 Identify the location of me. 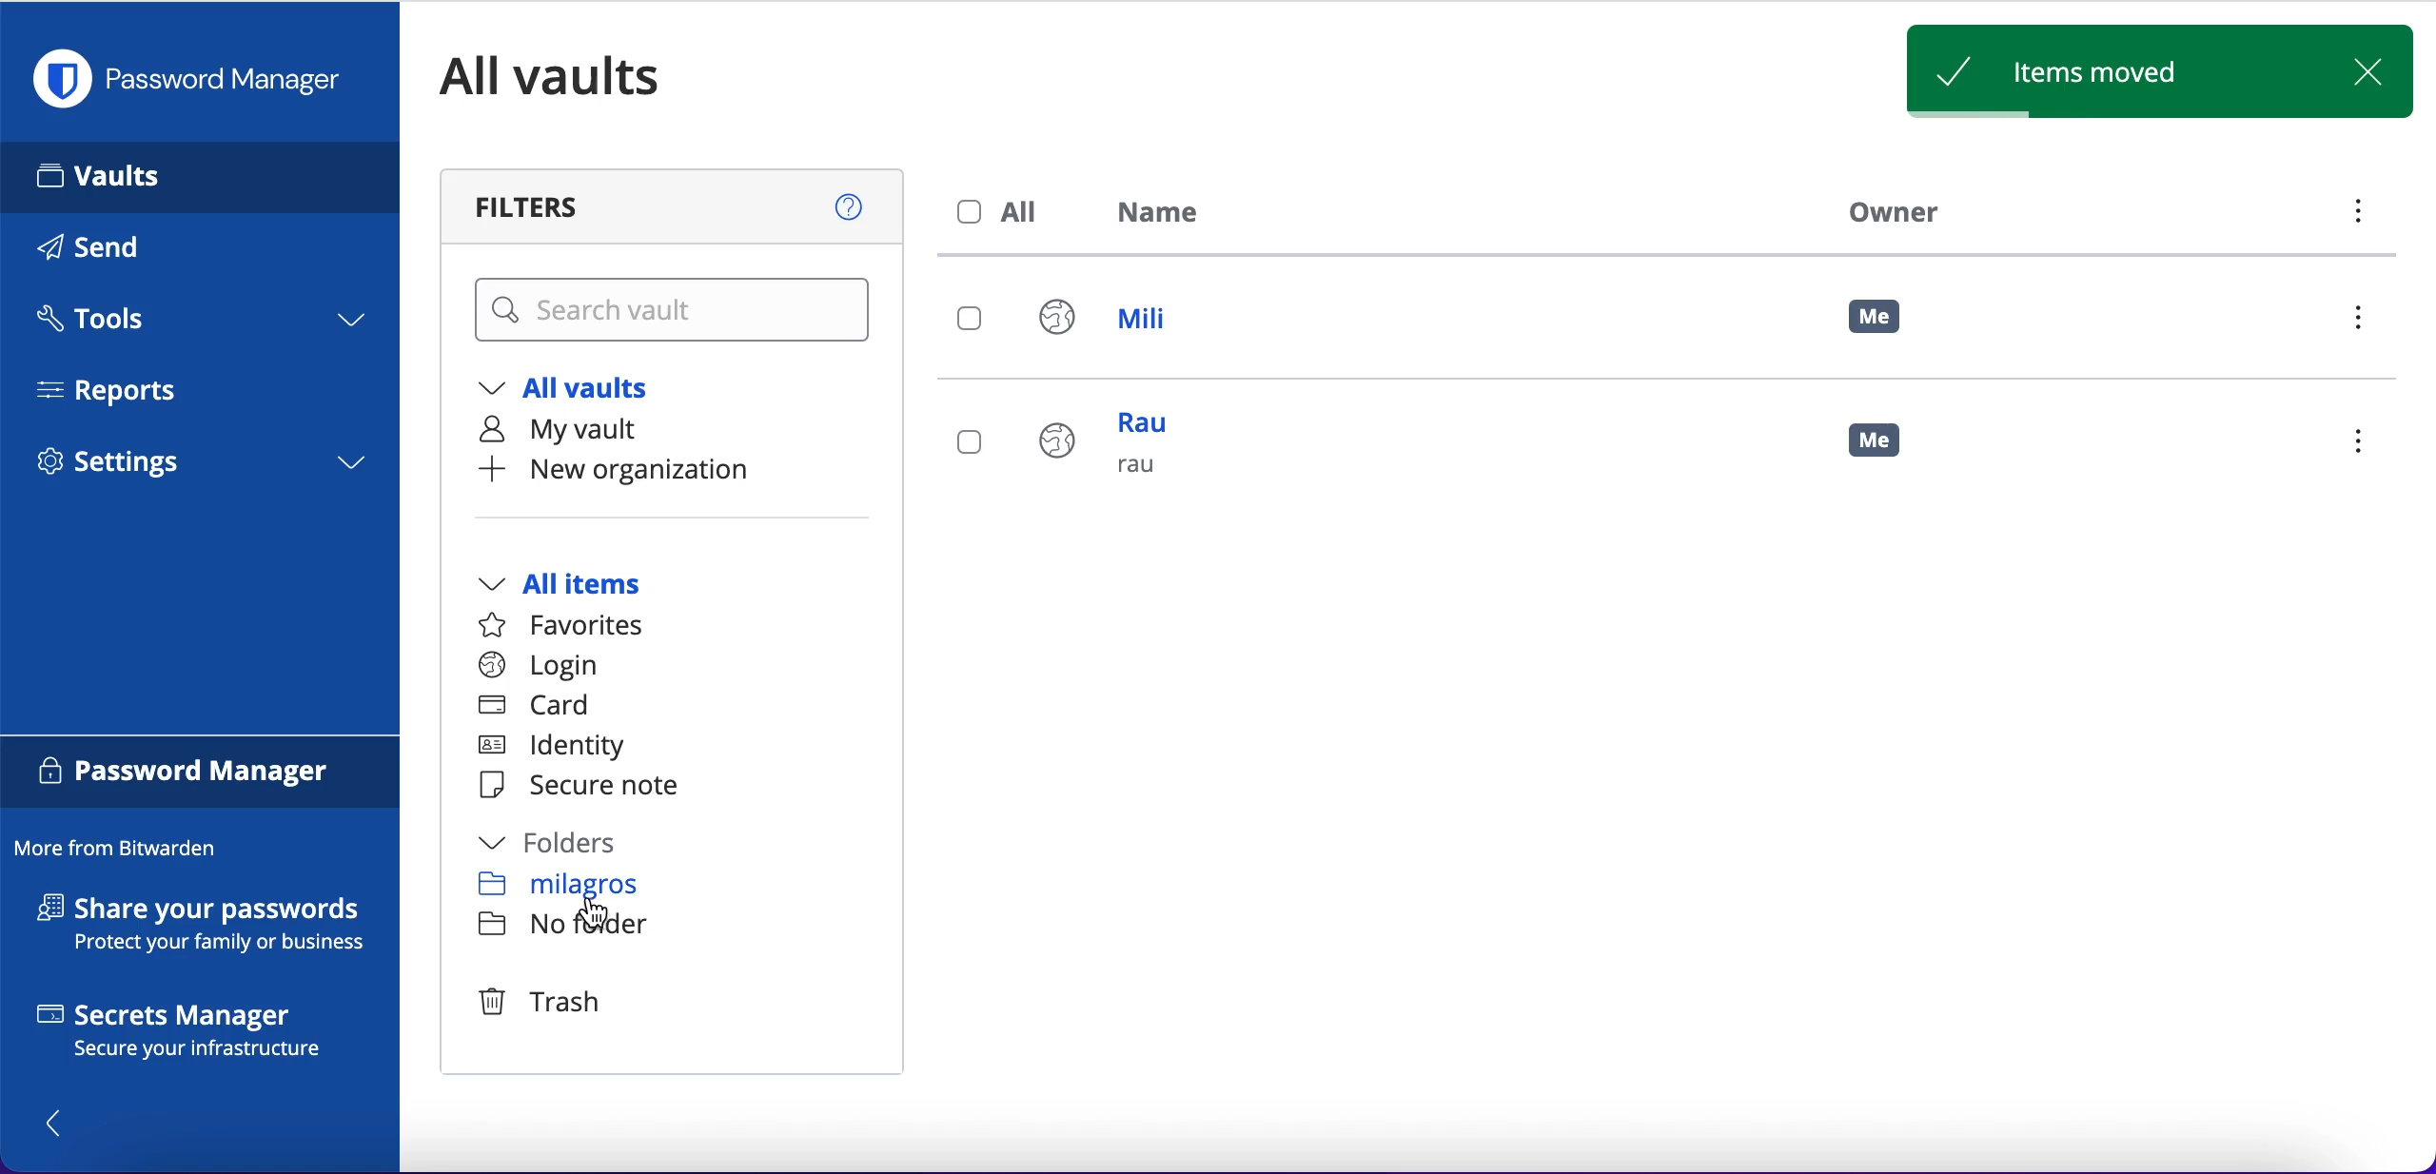
(1876, 318).